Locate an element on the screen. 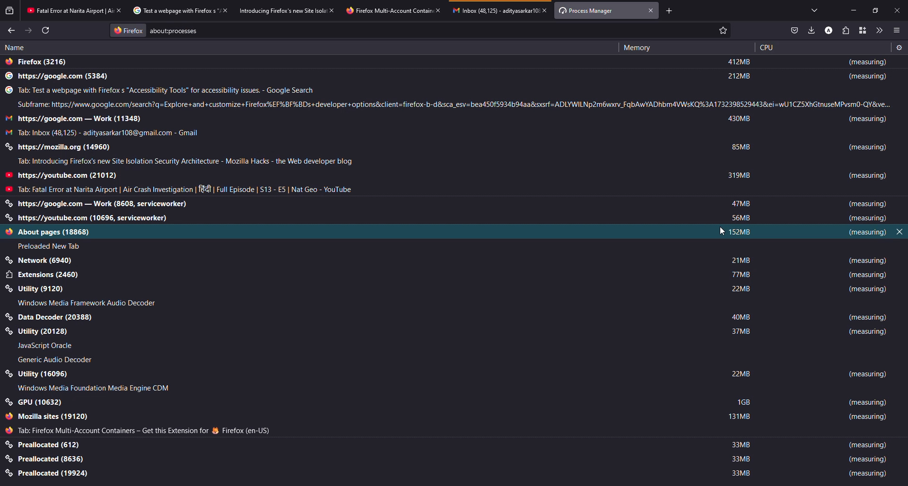 The width and height of the screenshot is (908, 486). measuring is located at coordinates (864, 289).